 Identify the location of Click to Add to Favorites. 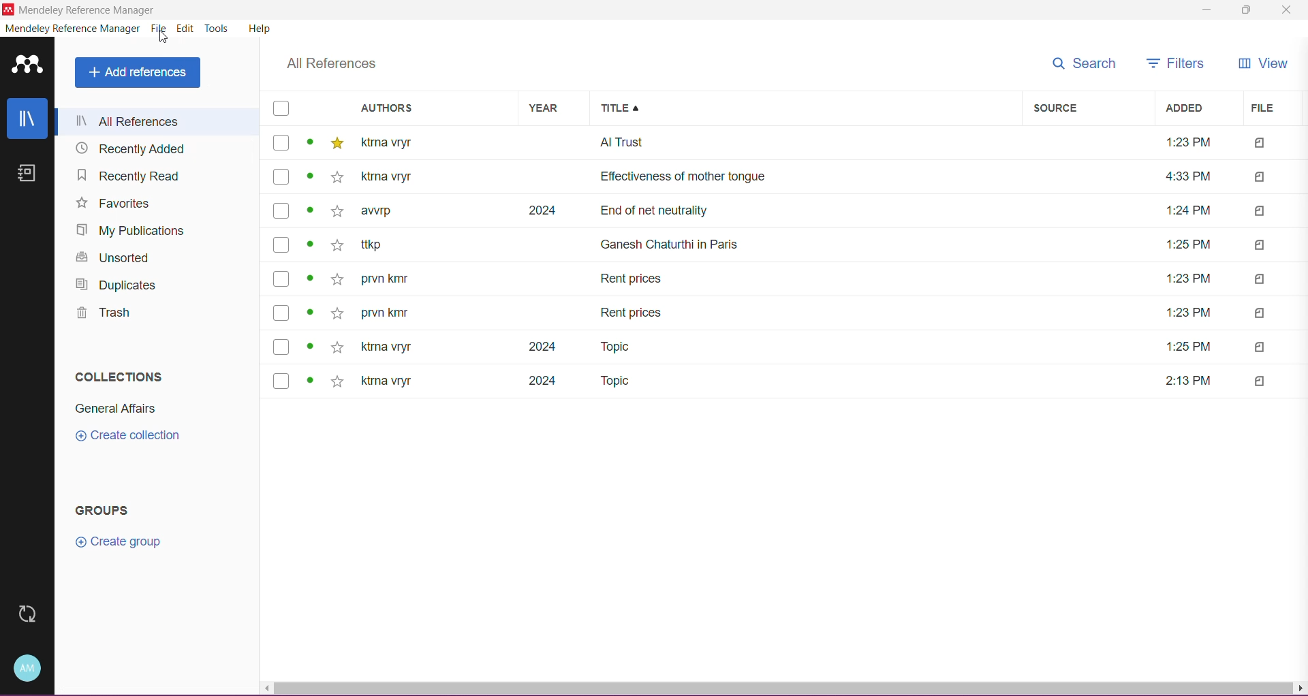
(339, 262).